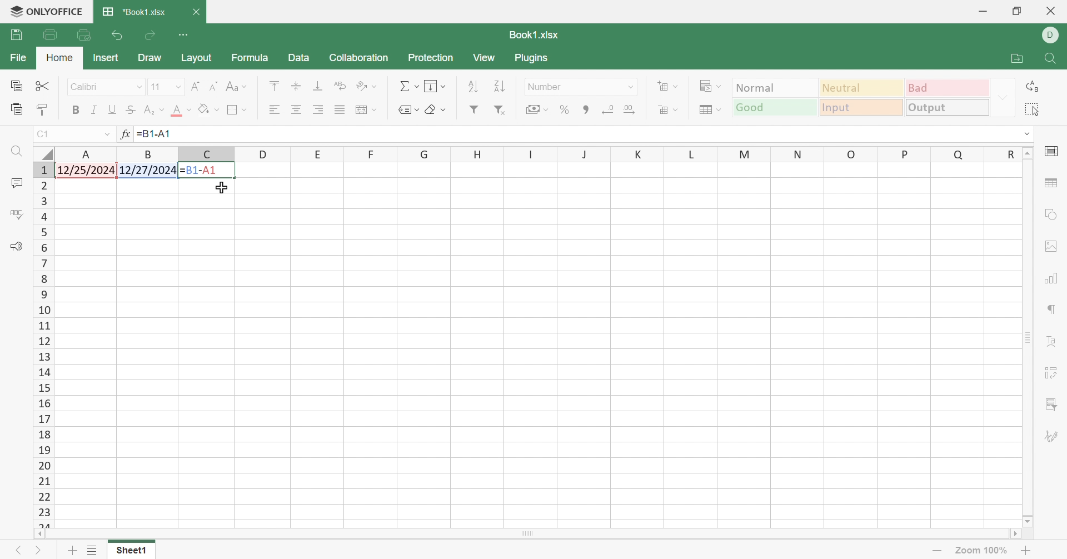 Image resolution: width=1067 pixels, height=559 pixels. I want to click on Print, so click(16, 35).